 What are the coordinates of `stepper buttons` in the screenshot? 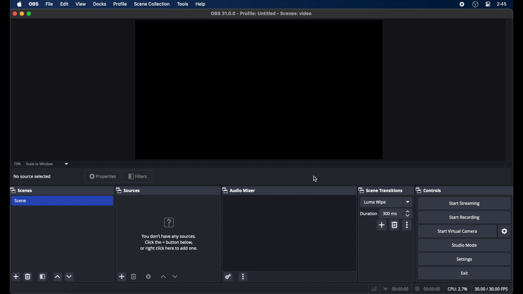 It's located at (408, 214).